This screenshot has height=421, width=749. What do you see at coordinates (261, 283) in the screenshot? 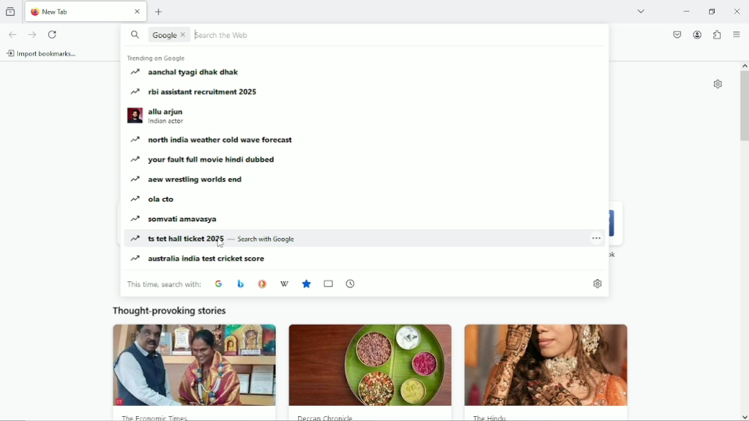
I see `Duck duck go` at bounding box center [261, 283].